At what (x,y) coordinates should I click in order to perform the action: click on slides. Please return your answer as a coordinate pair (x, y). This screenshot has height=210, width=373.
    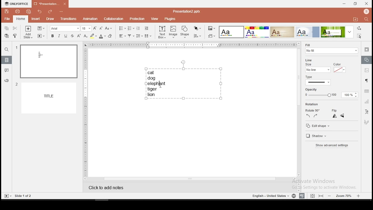
    Looking at the image, I should click on (6, 60).